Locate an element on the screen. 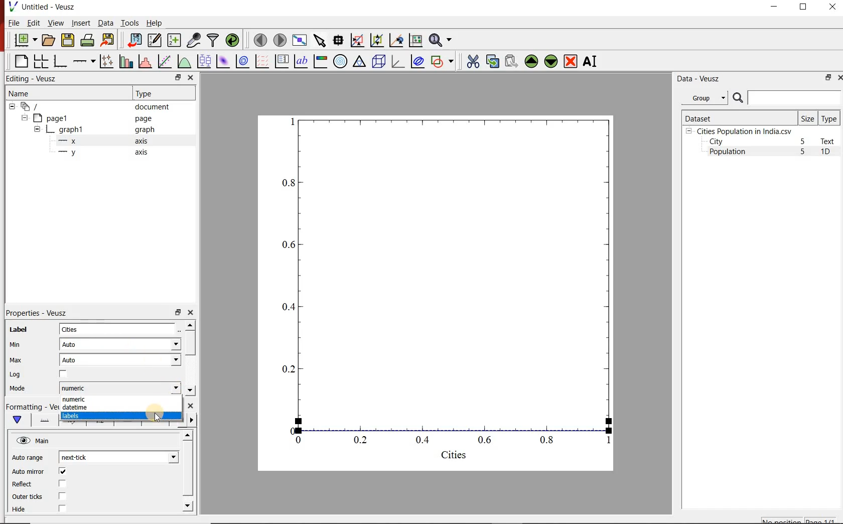 The height and width of the screenshot is (524, 843). plot a 2d dataset as contours is located at coordinates (241, 61).